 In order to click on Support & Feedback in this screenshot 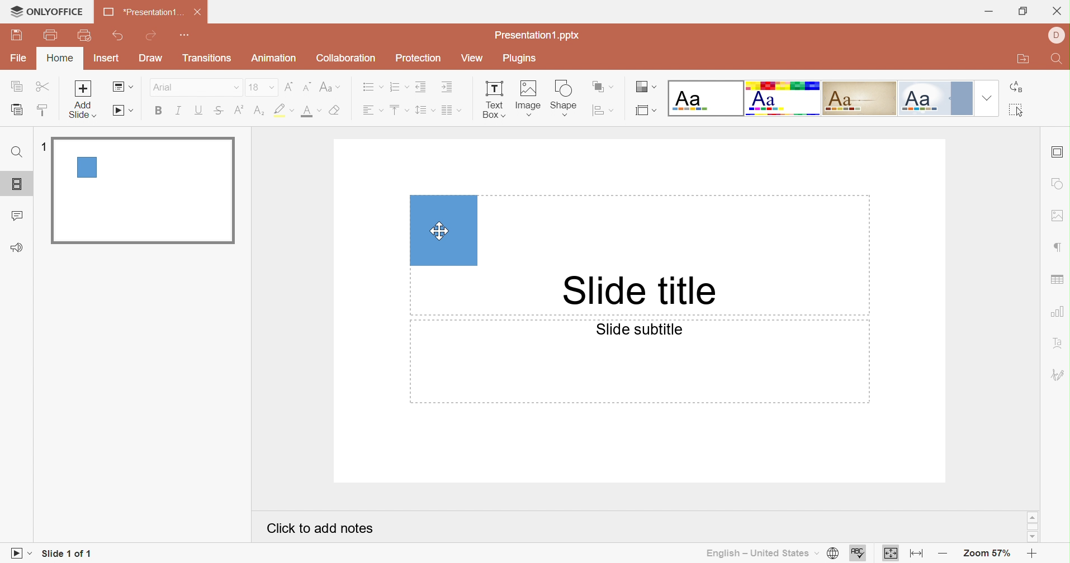, I will do `click(16, 249)`.